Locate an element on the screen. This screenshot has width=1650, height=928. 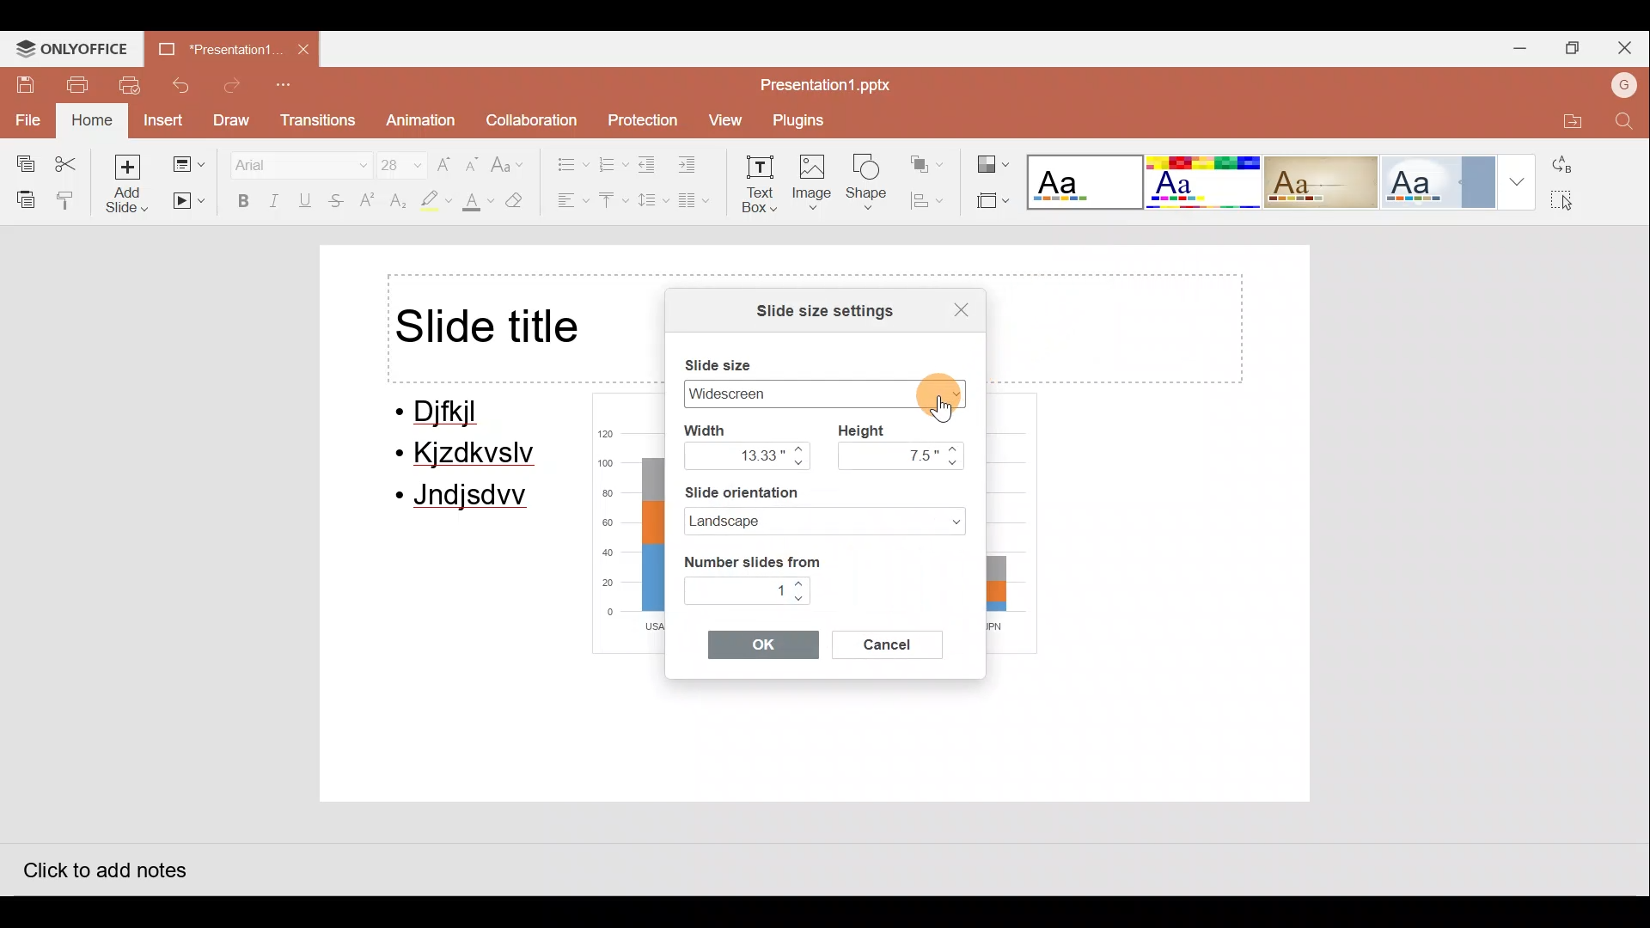
Arrange shape is located at coordinates (929, 158).